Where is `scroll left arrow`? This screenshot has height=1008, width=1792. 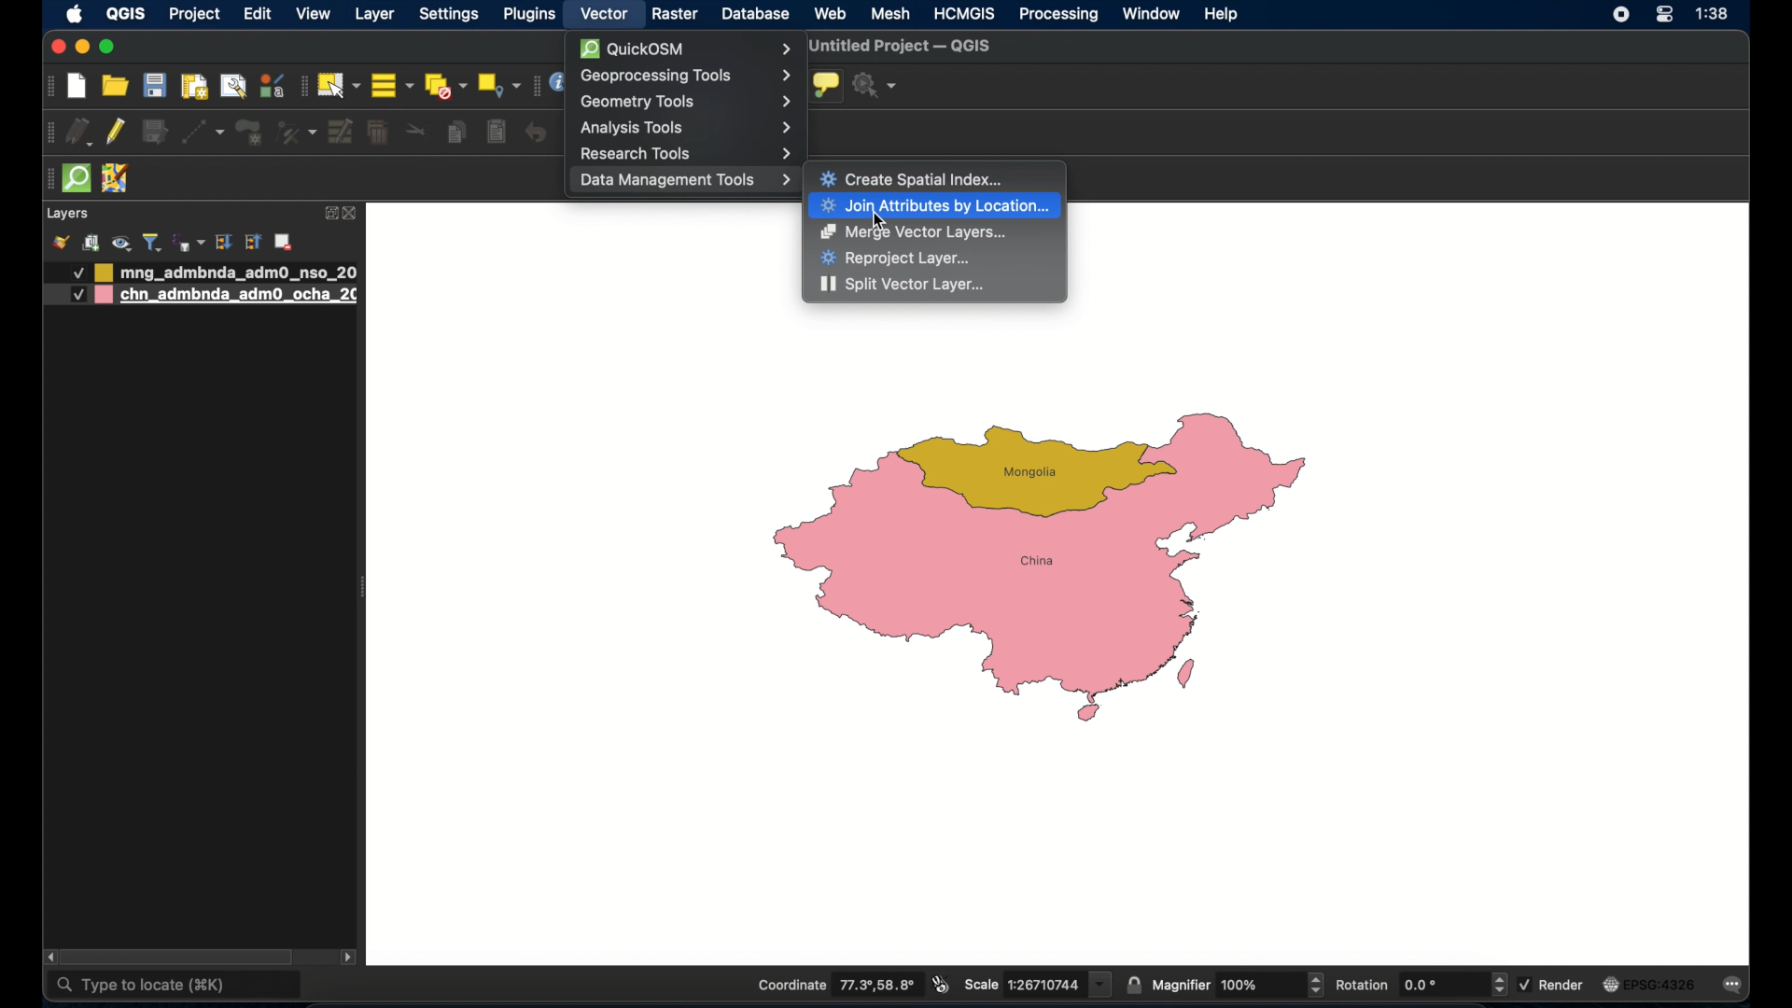 scroll left arrow is located at coordinates (49, 957).